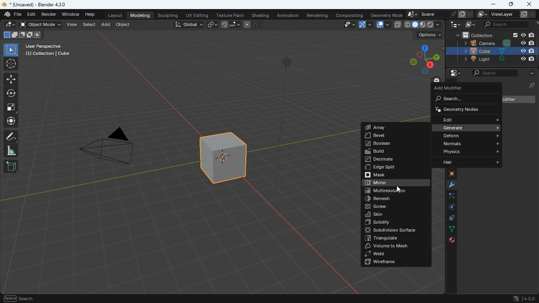  What do you see at coordinates (393, 191) in the screenshot?
I see `multiresolution` at bounding box center [393, 191].